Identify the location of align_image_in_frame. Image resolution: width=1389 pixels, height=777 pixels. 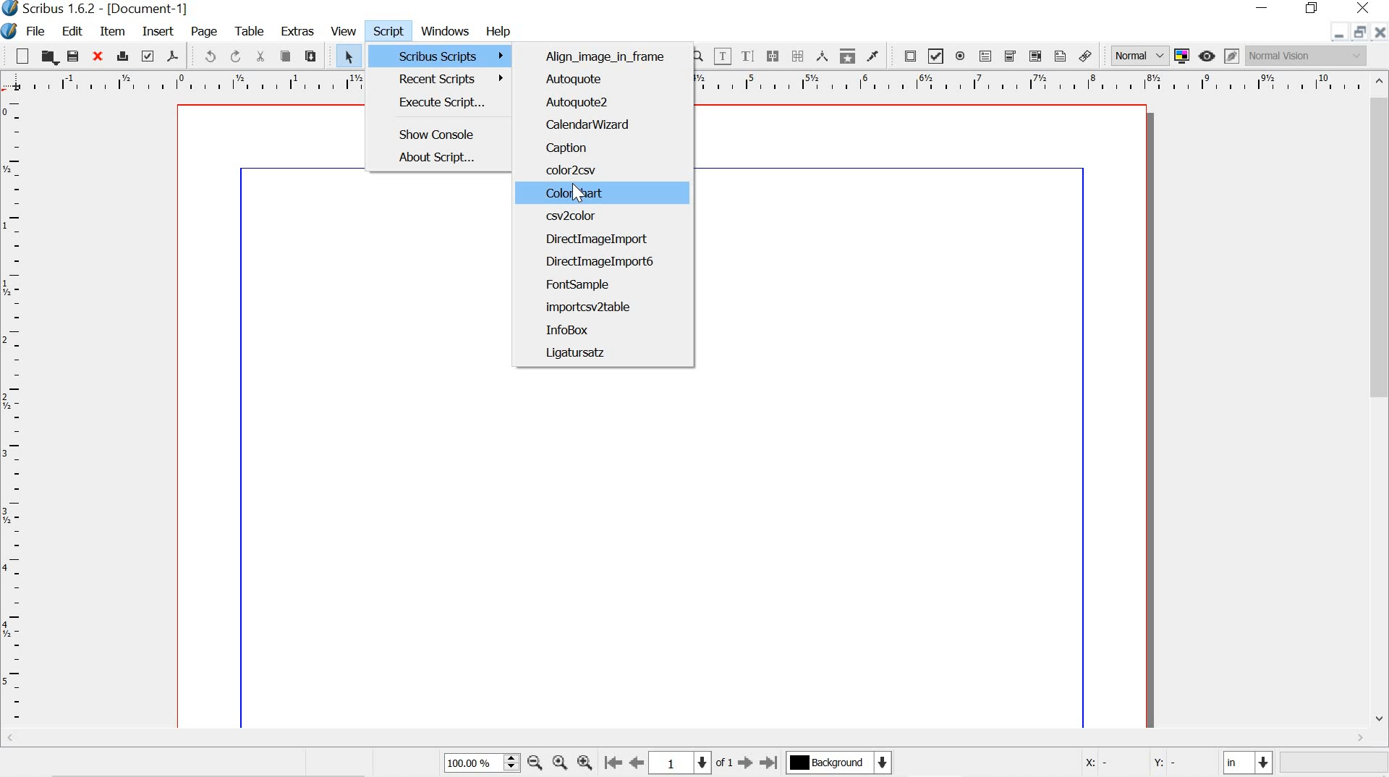
(611, 58).